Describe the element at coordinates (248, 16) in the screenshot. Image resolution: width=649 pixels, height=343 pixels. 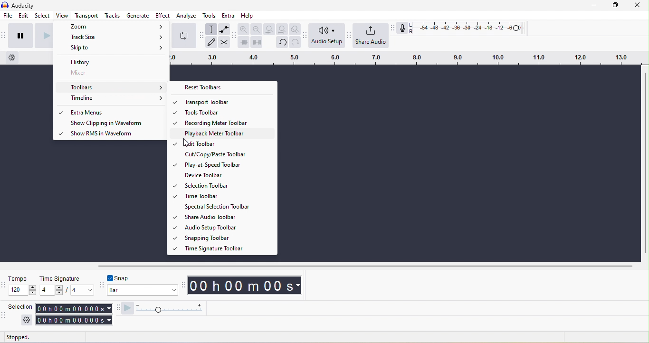
I see `help` at that location.